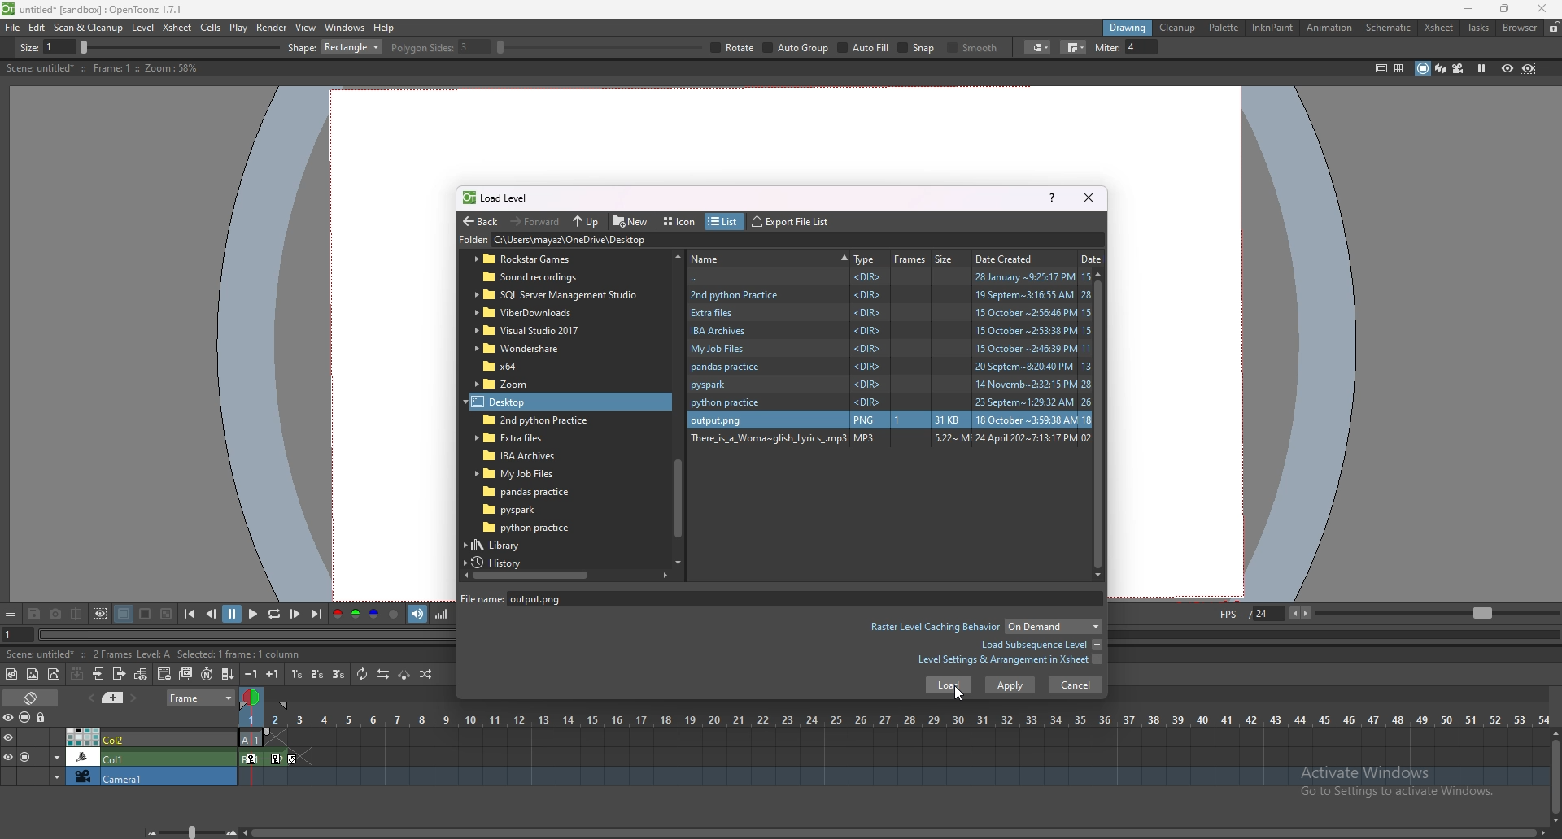 The height and width of the screenshot is (839, 1562). I want to click on first frame, so click(190, 614).